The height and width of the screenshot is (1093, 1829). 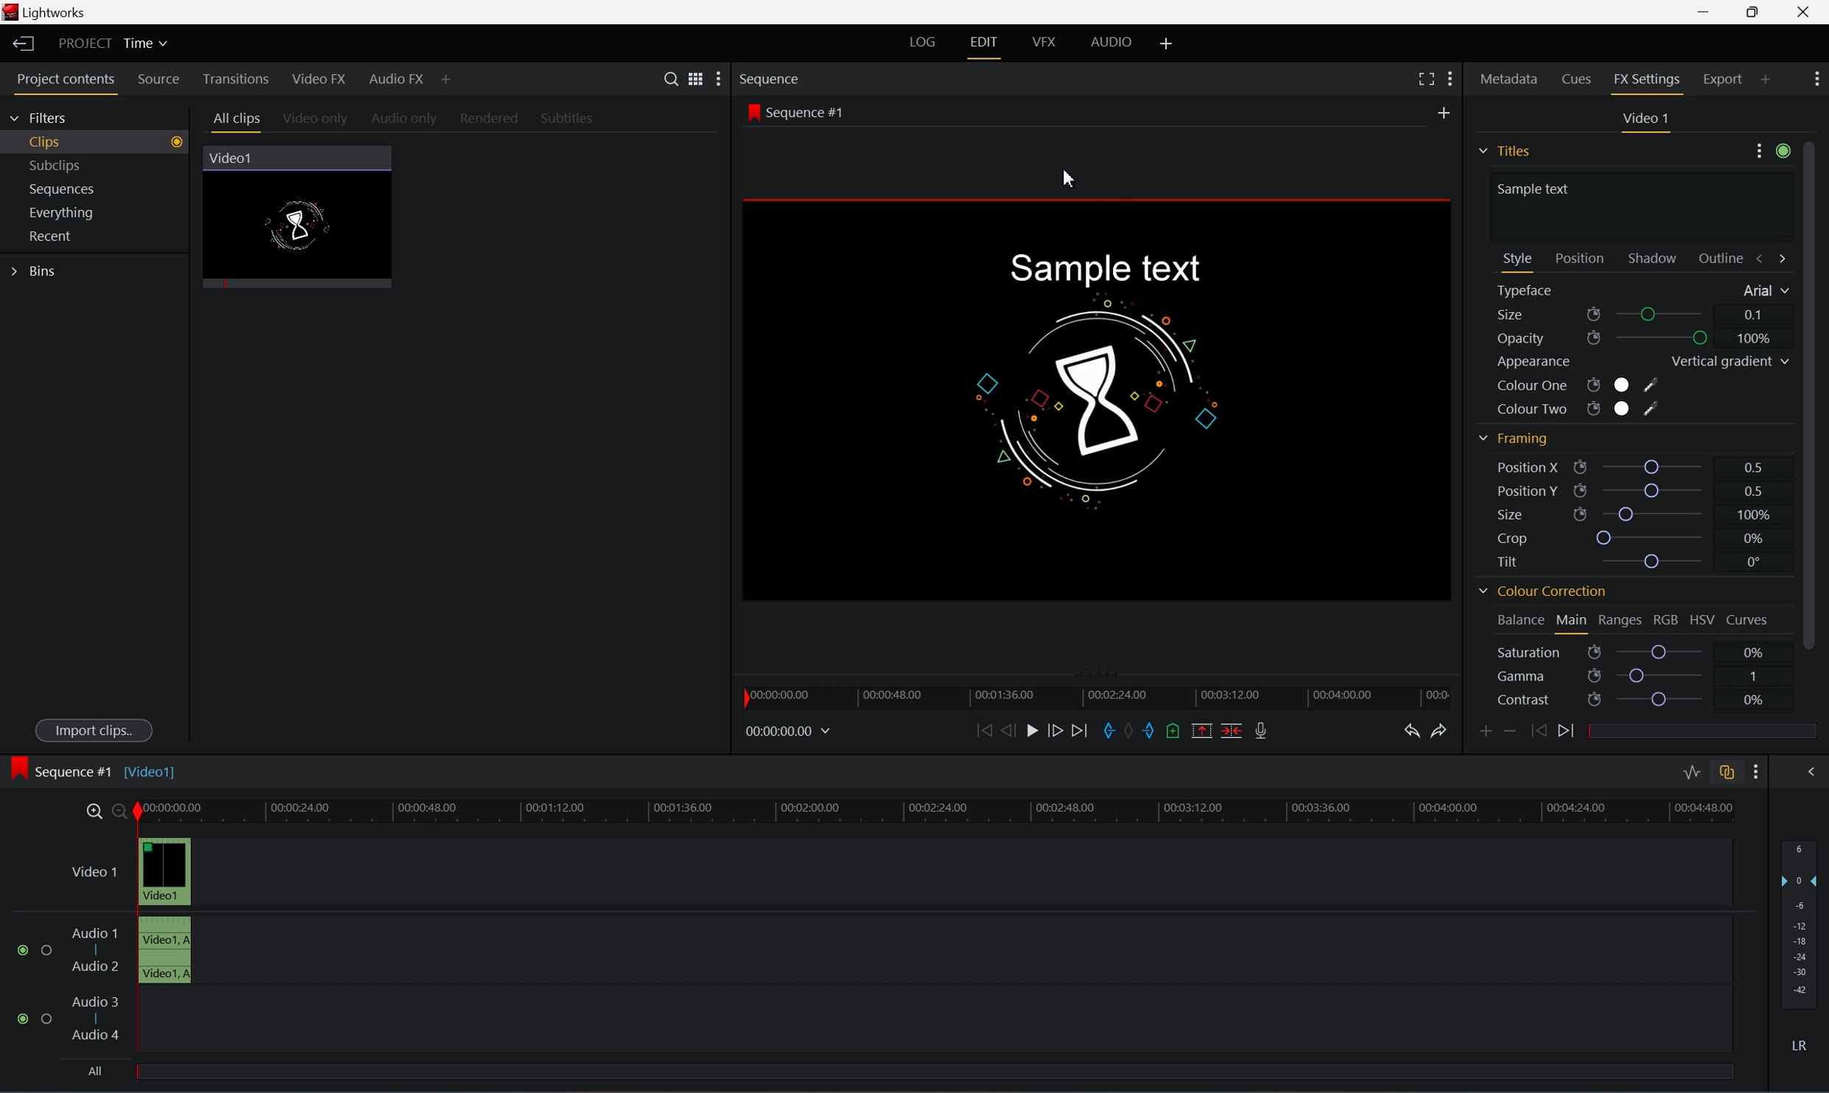 I want to click on slider, so click(x=1653, y=538).